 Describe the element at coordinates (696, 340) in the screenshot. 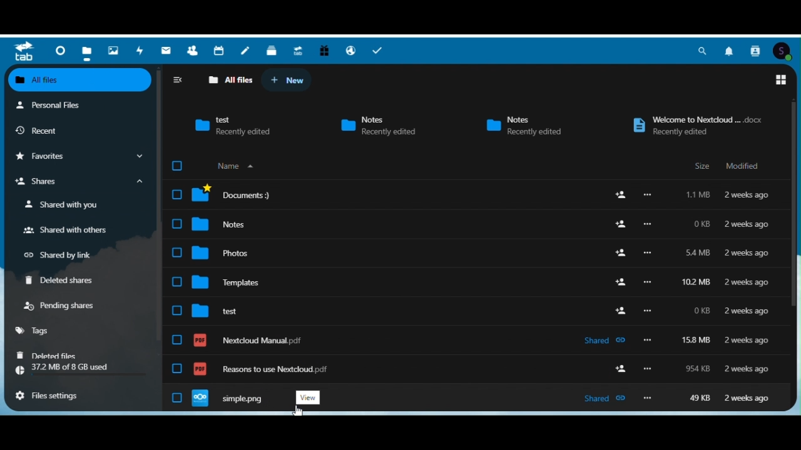

I see `size` at that location.